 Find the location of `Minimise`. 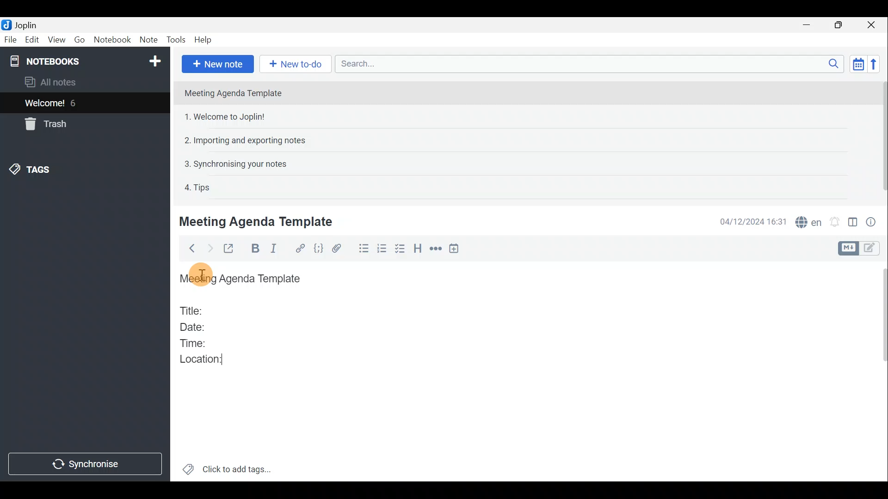

Minimise is located at coordinates (808, 24).